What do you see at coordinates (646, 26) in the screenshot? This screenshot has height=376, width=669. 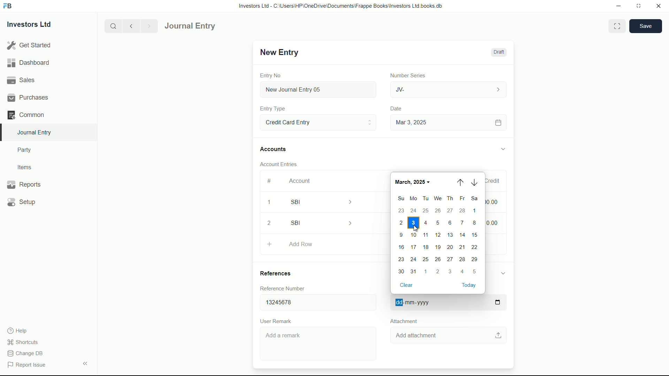 I see `save` at bounding box center [646, 26].